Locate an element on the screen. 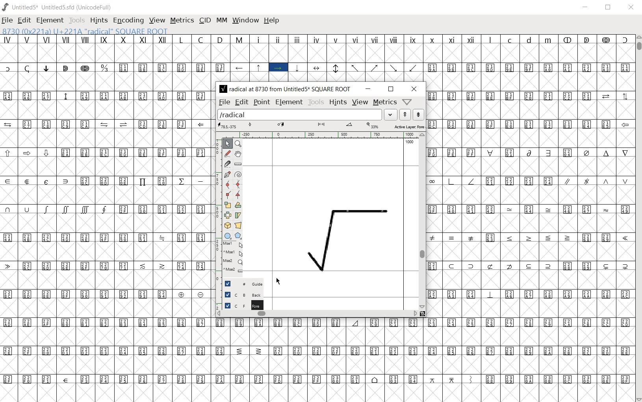 This screenshot has width=642, height=402. Glyph characters is located at coordinates (423, 58).